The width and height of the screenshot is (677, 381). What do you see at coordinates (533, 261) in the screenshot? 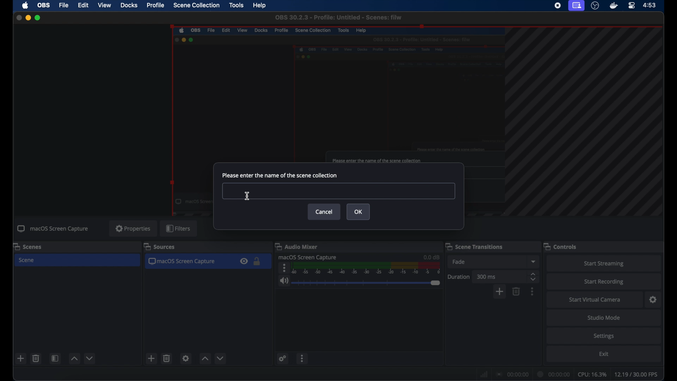
I see `fade dropdown` at bounding box center [533, 261].